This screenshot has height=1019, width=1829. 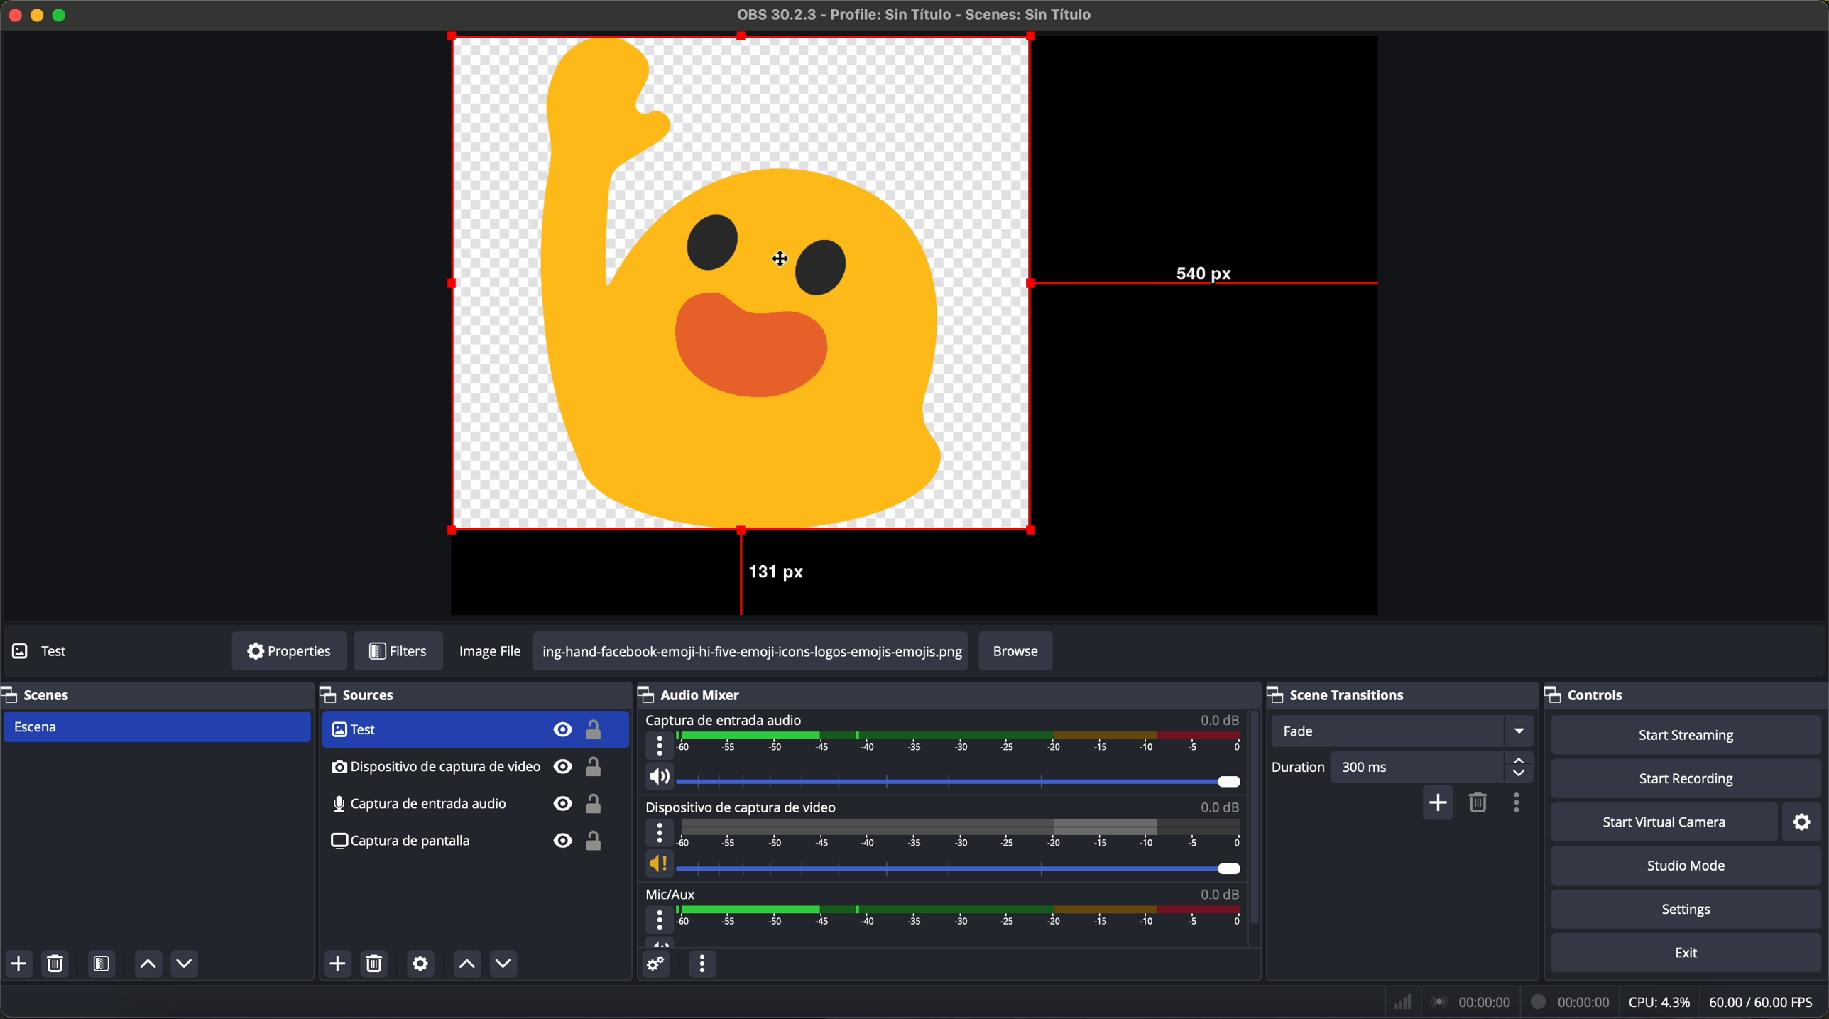 What do you see at coordinates (376, 696) in the screenshot?
I see `sources` at bounding box center [376, 696].